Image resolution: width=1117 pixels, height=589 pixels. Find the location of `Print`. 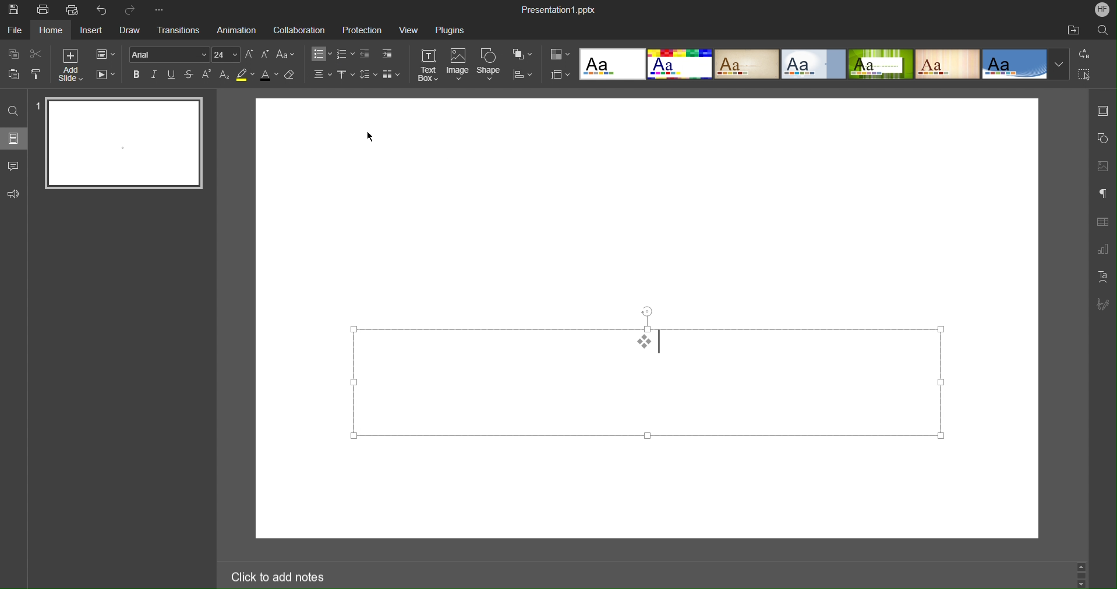

Print is located at coordinates (43, 10).